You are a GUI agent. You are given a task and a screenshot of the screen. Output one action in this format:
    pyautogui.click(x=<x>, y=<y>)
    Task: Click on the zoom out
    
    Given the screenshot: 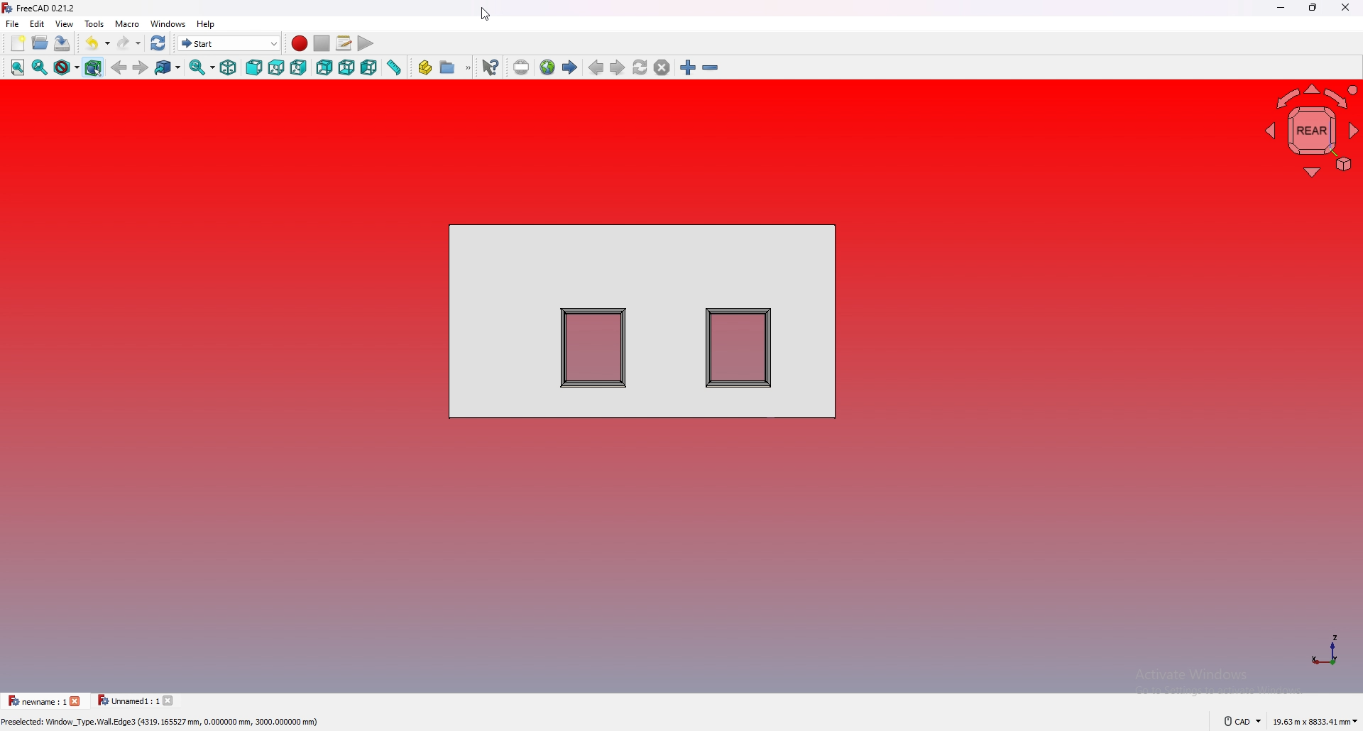 What is the action you would take?
    pyautogui.click(x=711, y=67)
    